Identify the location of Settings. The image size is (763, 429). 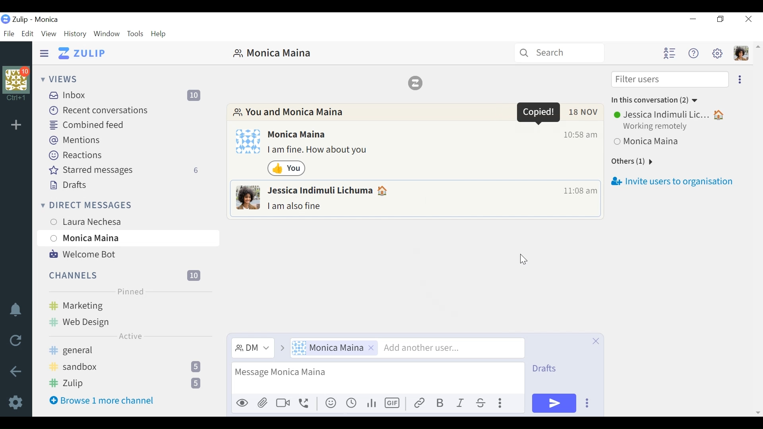
(16, 402).